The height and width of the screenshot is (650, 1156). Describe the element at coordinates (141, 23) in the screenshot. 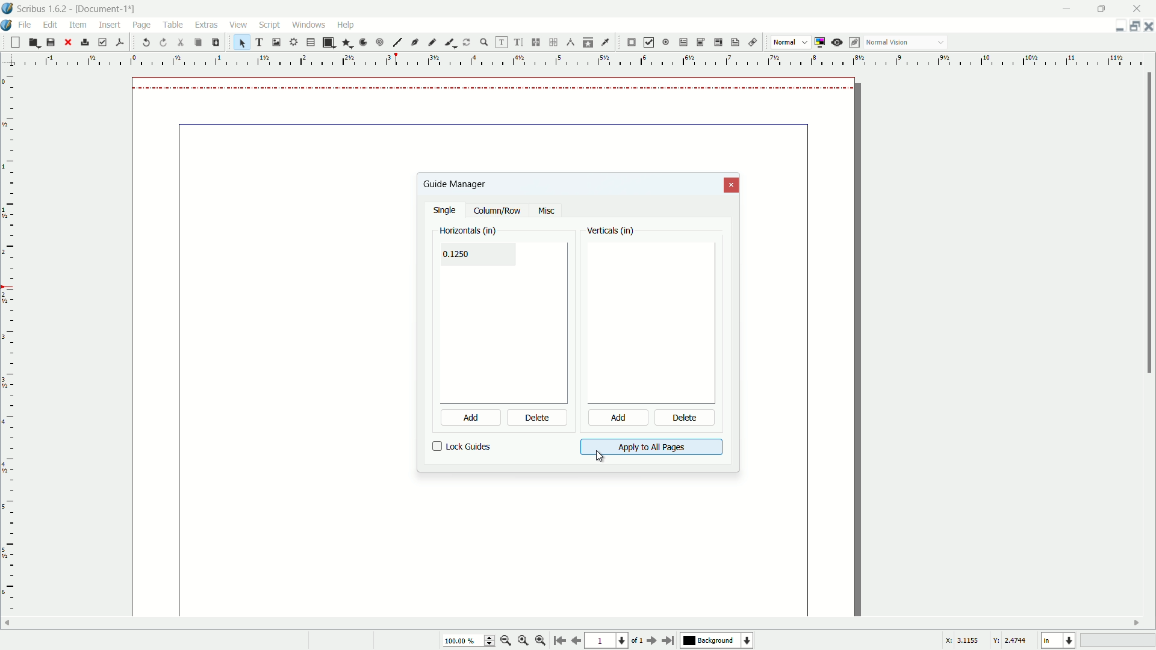

I see `page menu` at that location.